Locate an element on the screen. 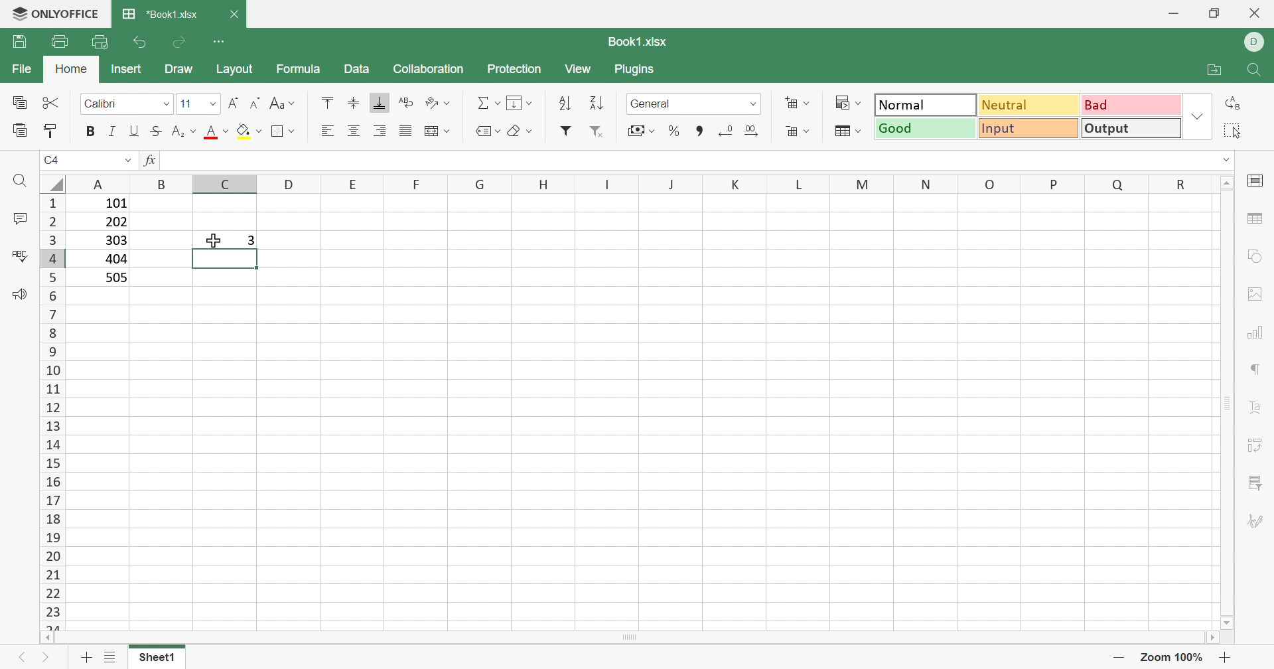 The height and width of the screenshot is (669, 1274). Data is located at coordinates (360, 70).